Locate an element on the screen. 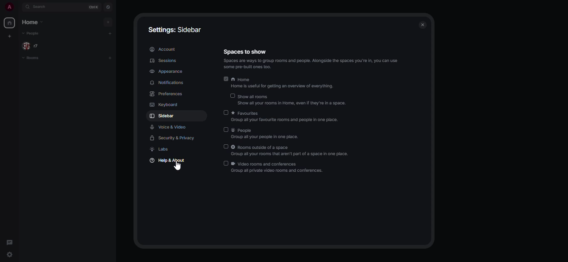 The image size is (568, 262). home is located at coordinates (9, 22).